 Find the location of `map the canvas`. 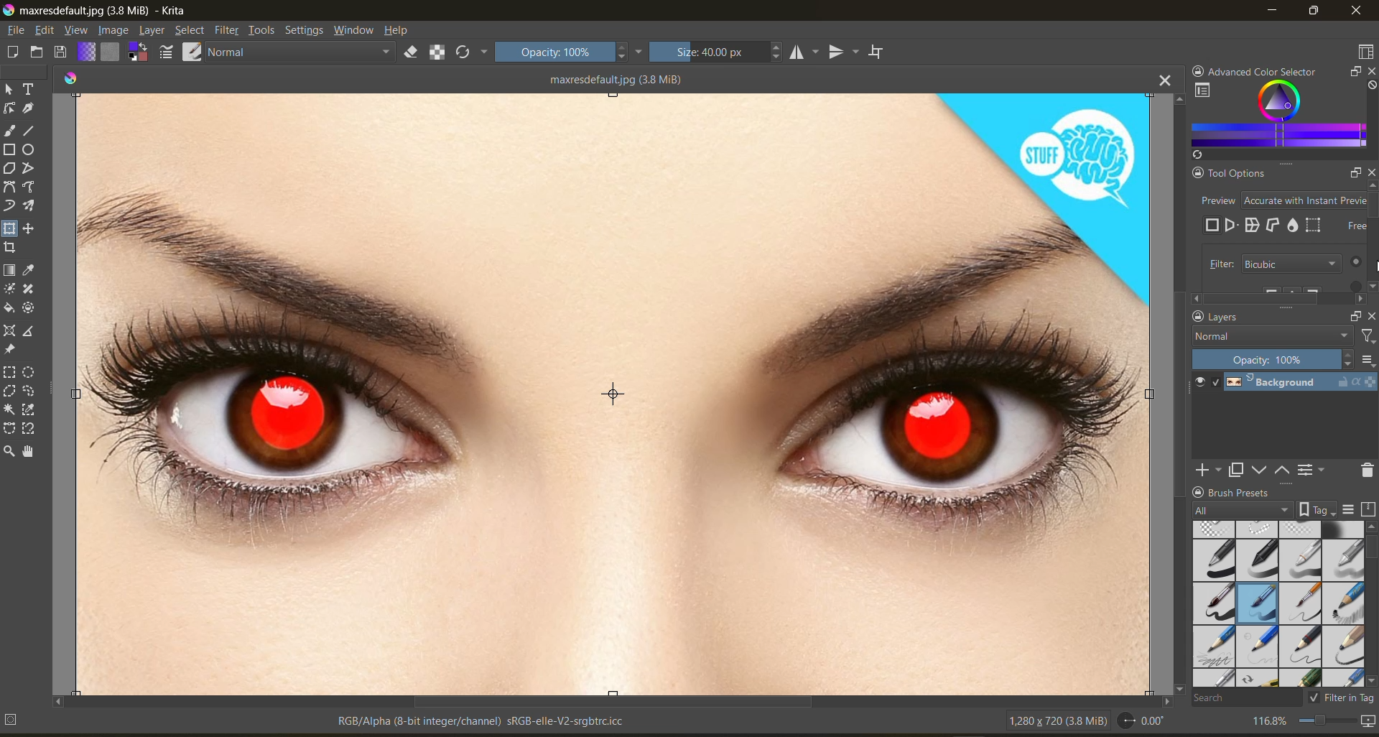

map the canvas is located at coordinates (1366, 720).